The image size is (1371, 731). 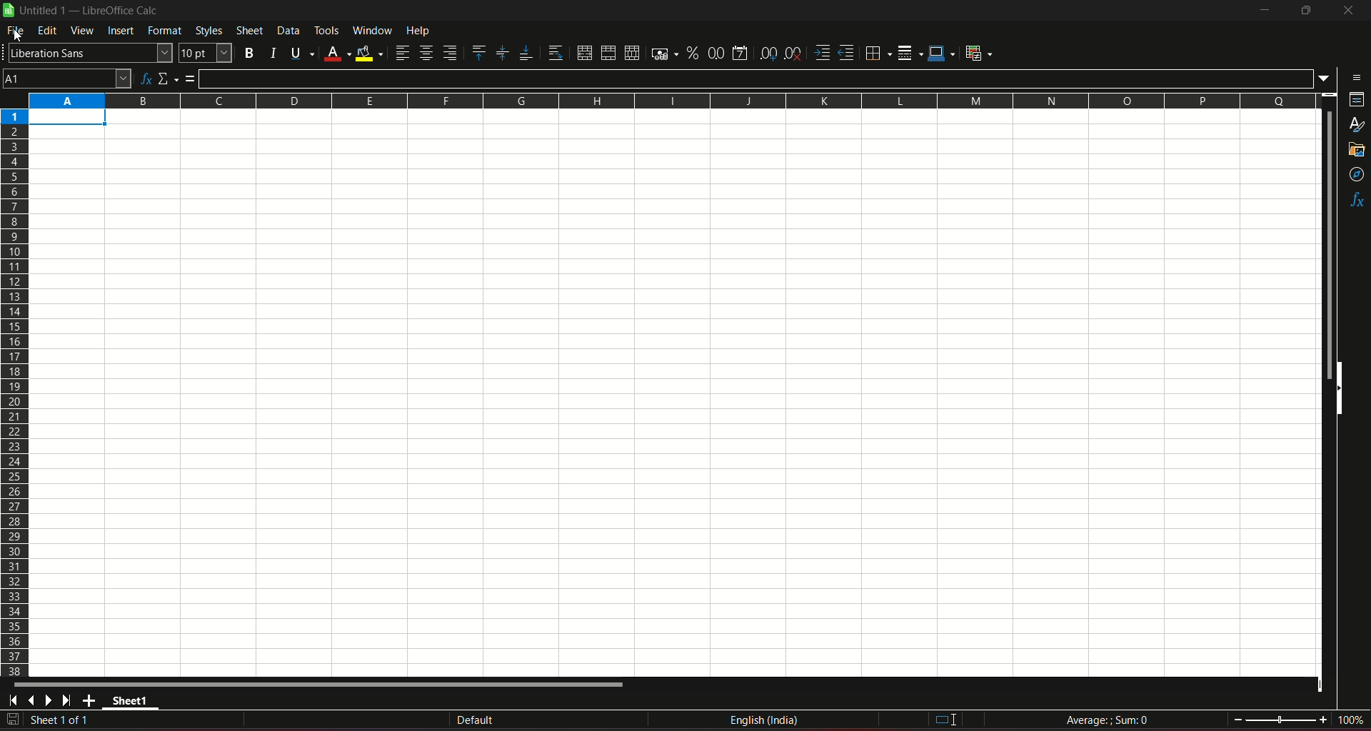 I want to click on format as percent, so click(x=691, y=54).